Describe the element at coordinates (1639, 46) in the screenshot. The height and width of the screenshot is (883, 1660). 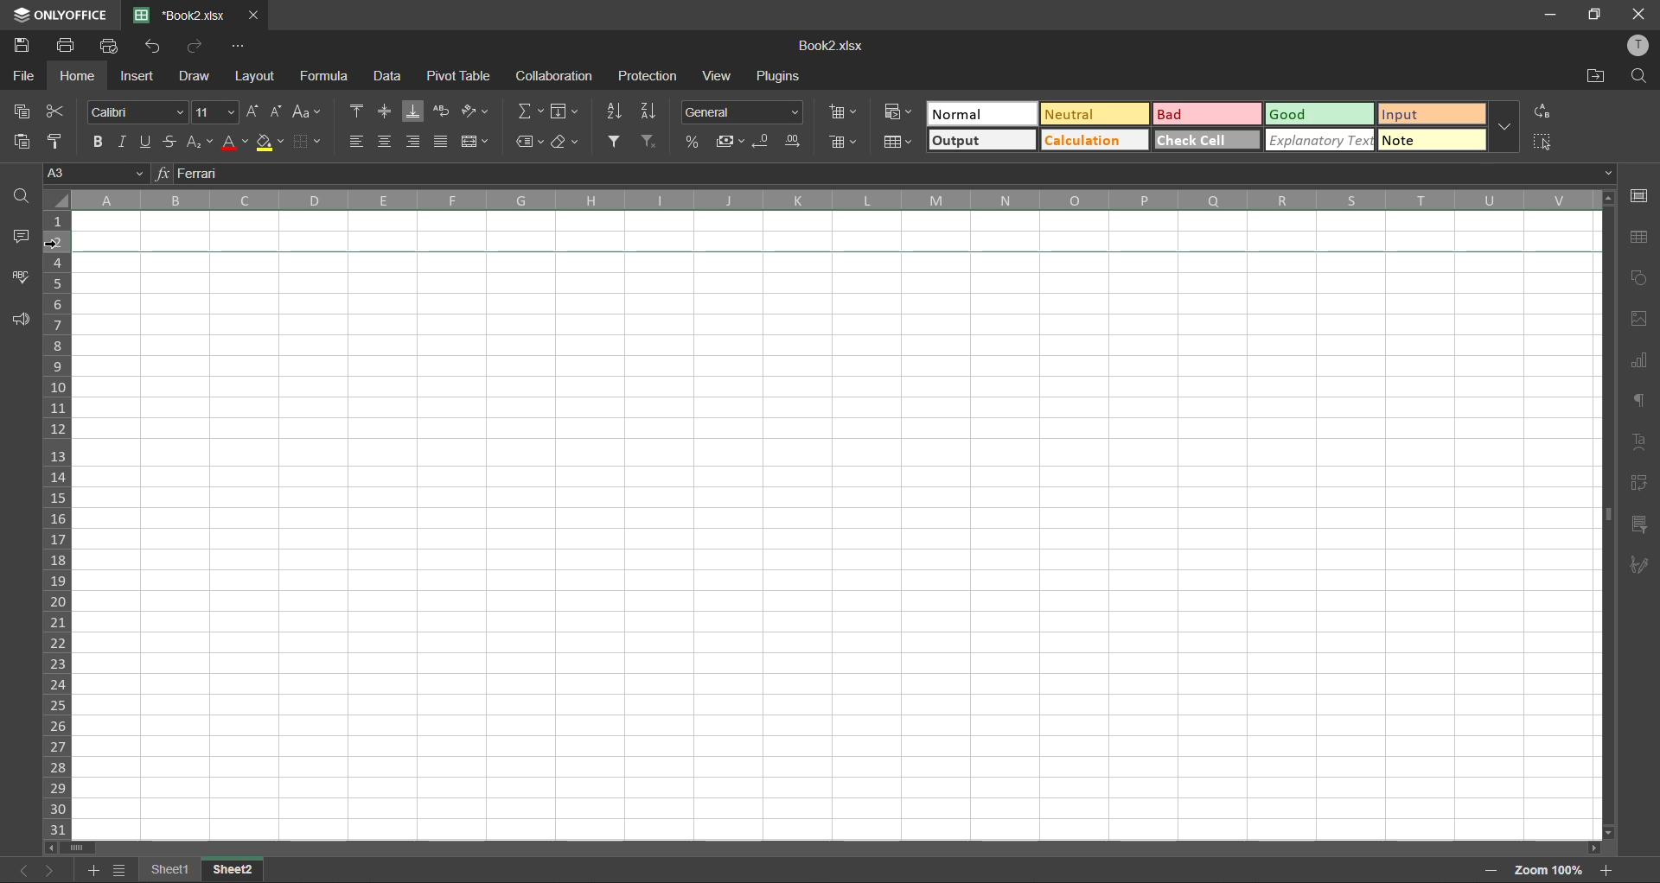
I see `profile` at that location.